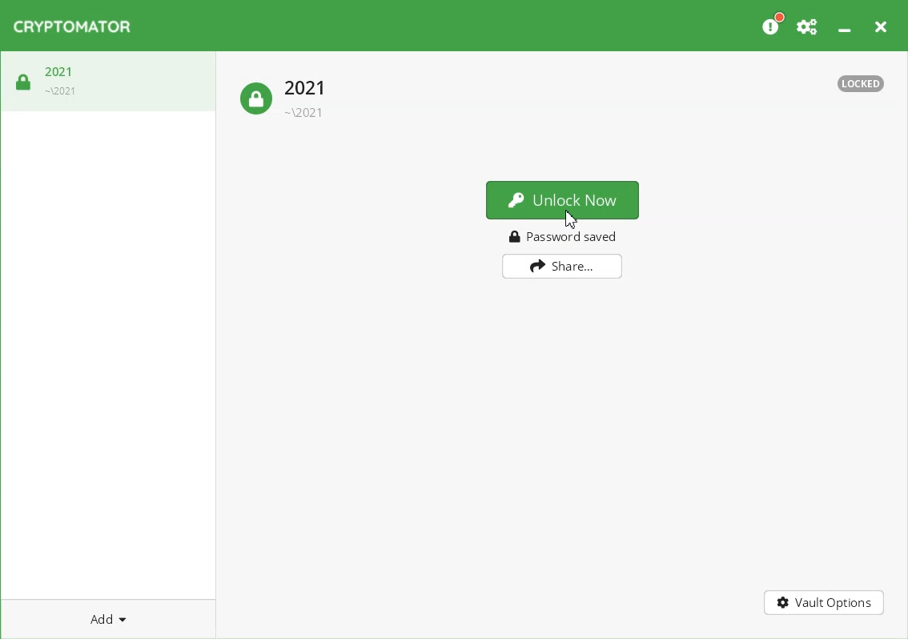 This screenshot has height=639, width=908. Describe the element at coordinates (111, 611) in the screenshot. I see `Add` at that location.